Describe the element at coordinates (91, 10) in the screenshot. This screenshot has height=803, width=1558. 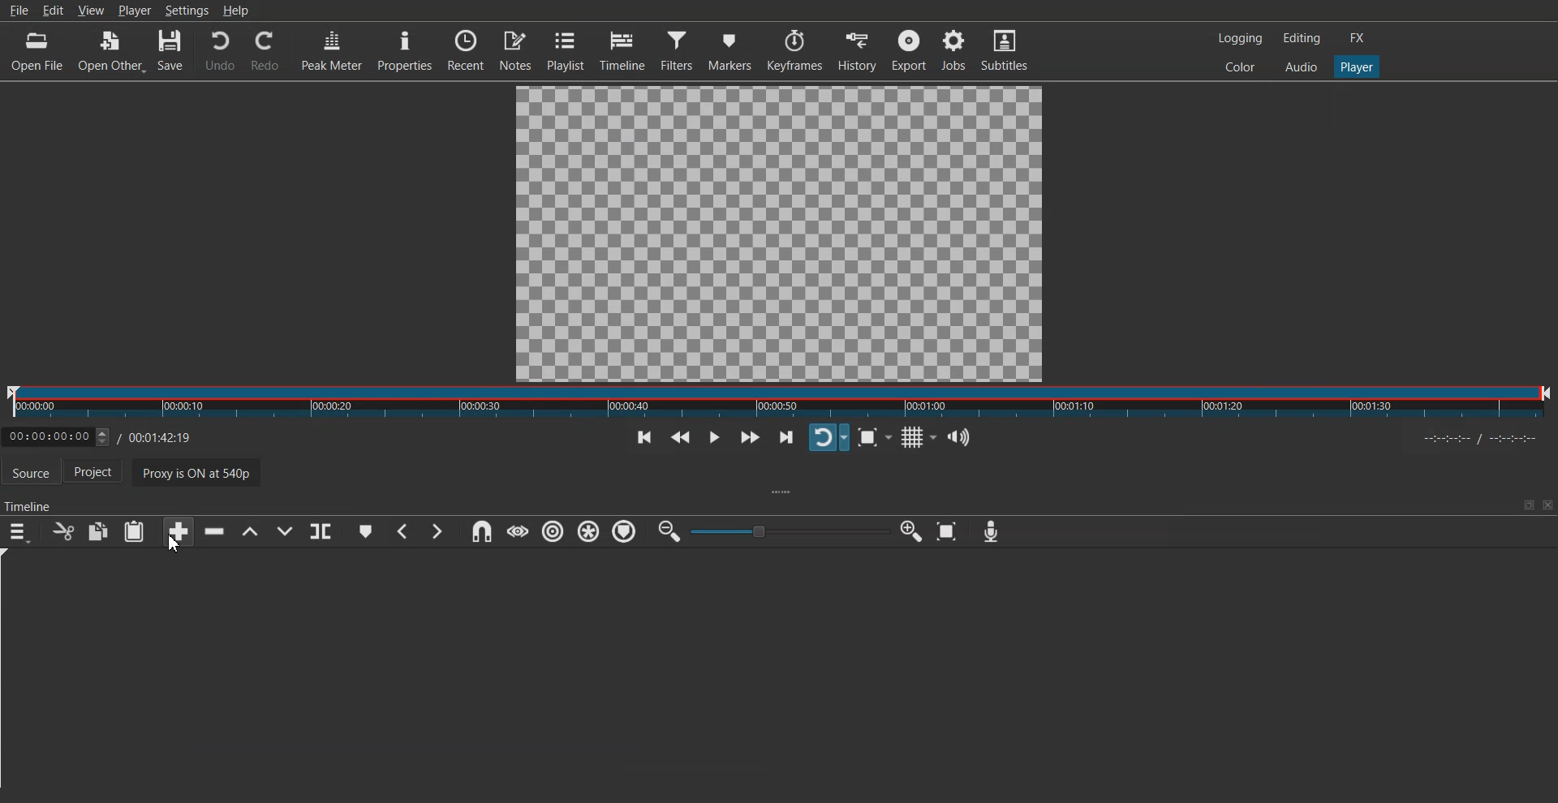
I see `View` at that location.